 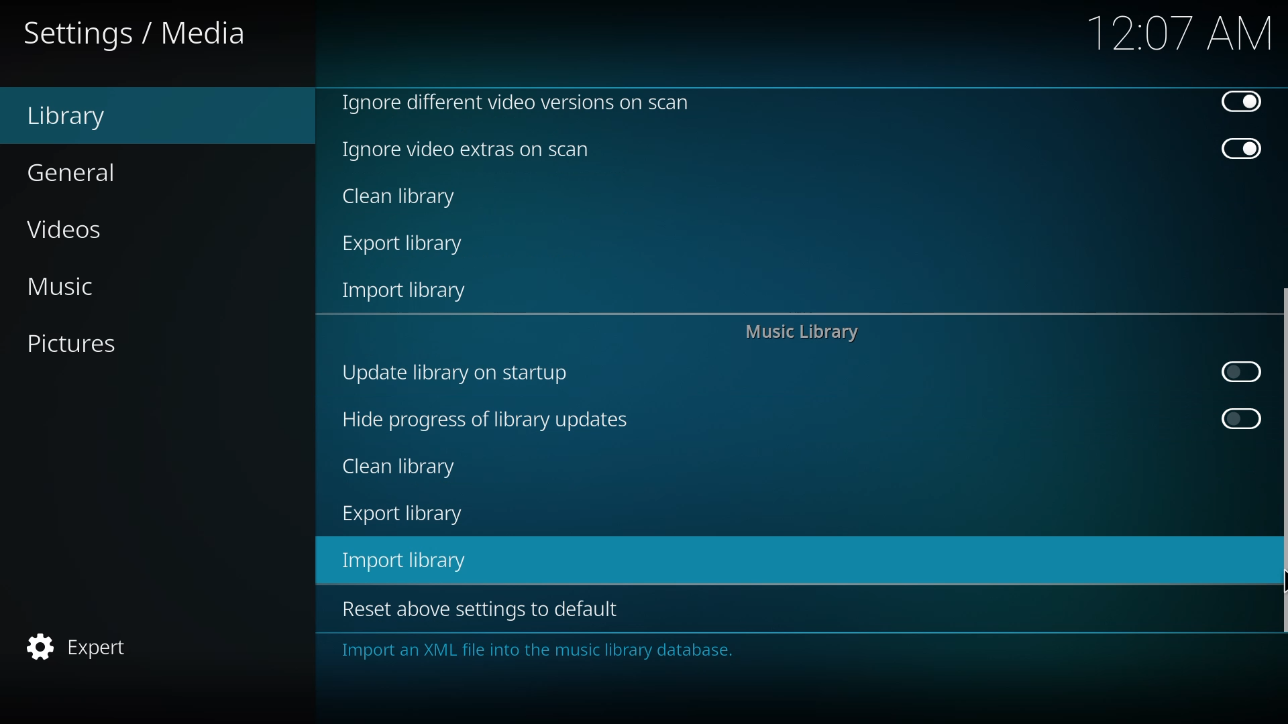 What do you see at coordinates (1240, 419) in the screenshot?
I see `click to enable` at bounding box center [1240, 419].